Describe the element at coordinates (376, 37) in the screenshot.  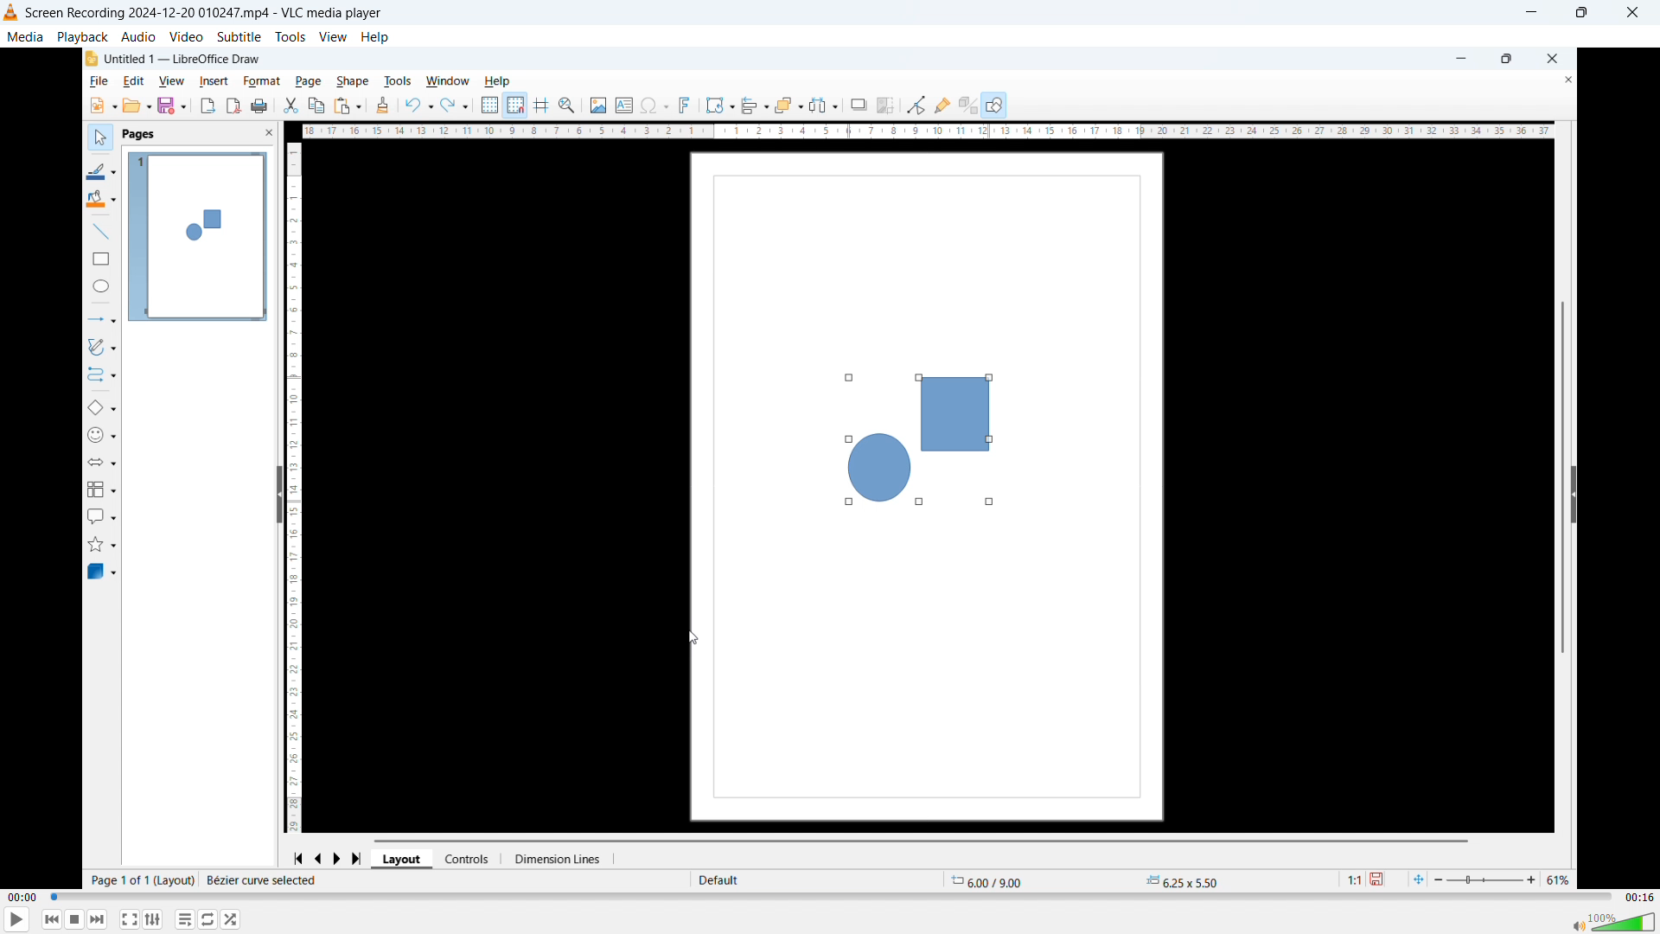
I see `help ` at that location.